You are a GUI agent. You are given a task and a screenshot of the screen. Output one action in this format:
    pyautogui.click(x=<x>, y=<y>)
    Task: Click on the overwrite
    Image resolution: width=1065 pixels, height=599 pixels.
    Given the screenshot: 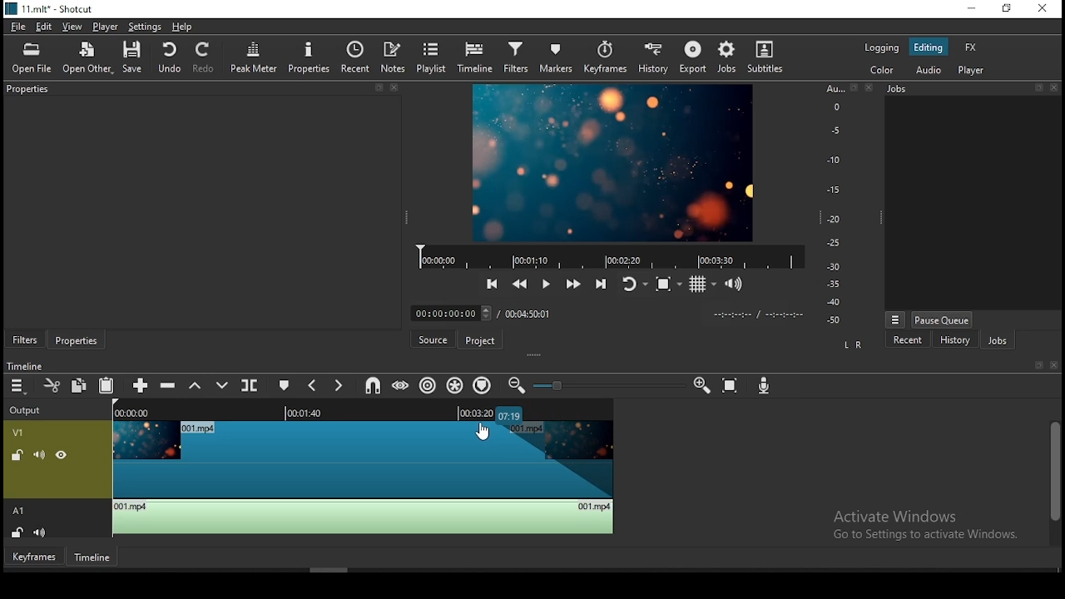 What is the action you would take?
    pyautogui.click(x=222, y=384)
    